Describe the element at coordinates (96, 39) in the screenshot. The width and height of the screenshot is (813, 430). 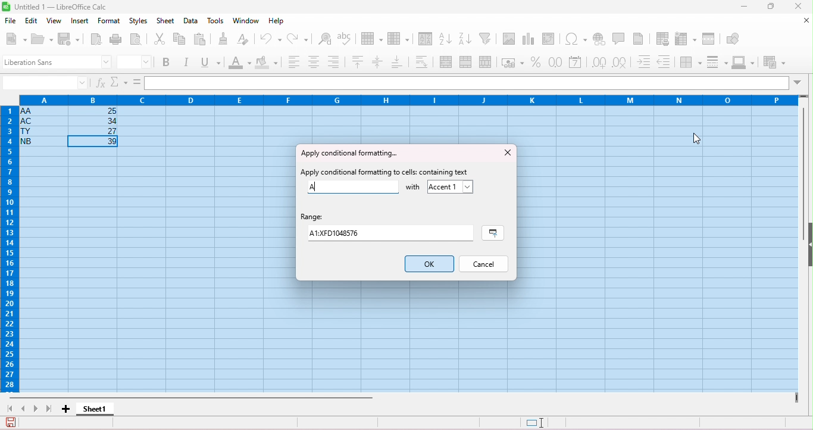
I see `export as pdf` at that location.